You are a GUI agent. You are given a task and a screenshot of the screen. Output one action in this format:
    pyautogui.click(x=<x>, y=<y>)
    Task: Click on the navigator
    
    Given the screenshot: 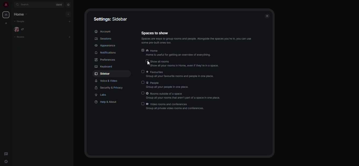 What is the action you would take?
    pyautogui.click(x=69, y=5)
    